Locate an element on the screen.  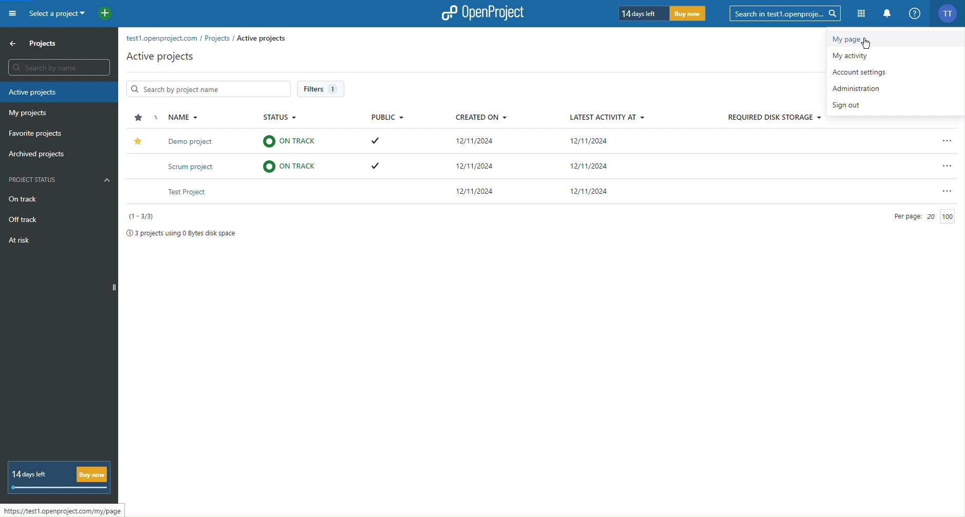
Active projects is located at coordinates (160, 57).